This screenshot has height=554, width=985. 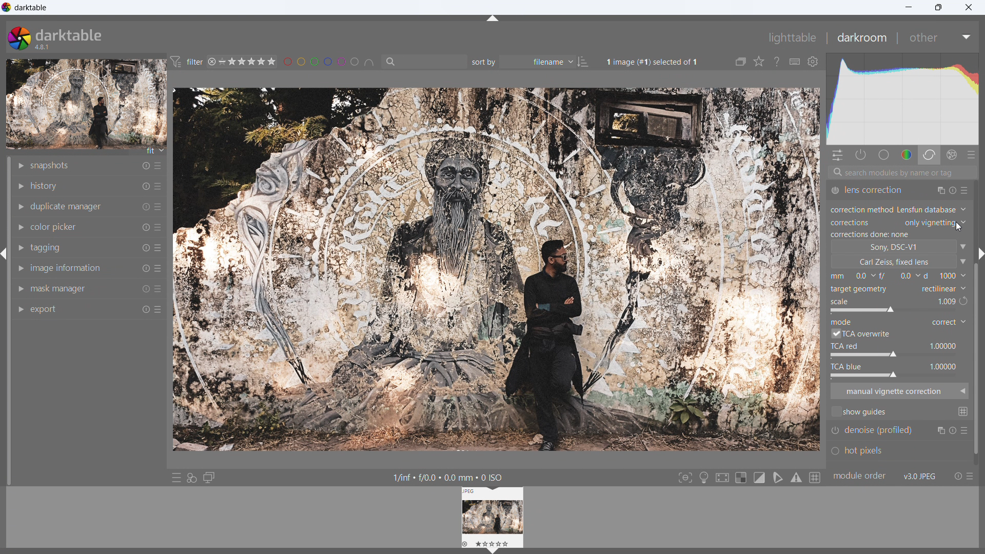 What do you see at coordinates (861, 289) in the screenshot?
I see `target geometry` at bounding box center [861, 289].